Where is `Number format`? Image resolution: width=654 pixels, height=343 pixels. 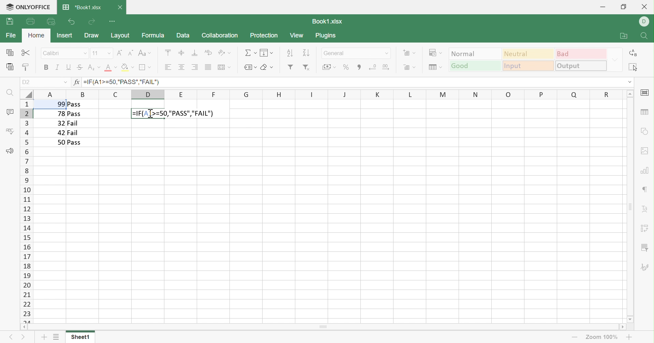
Number format is located at coordinates (356, 53).